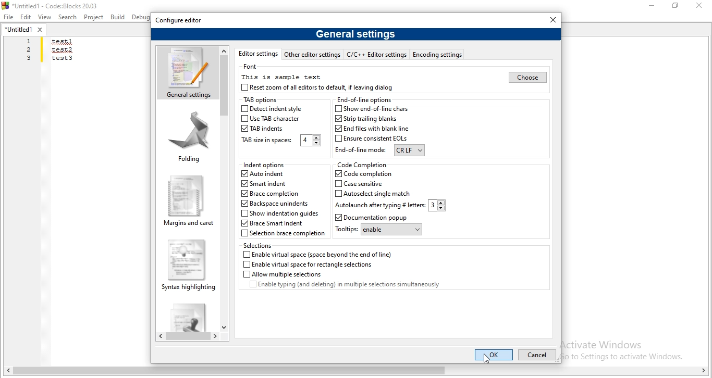 The width and height of the screenshot is (712, 378). I want to click on Search , so click(68, 18).